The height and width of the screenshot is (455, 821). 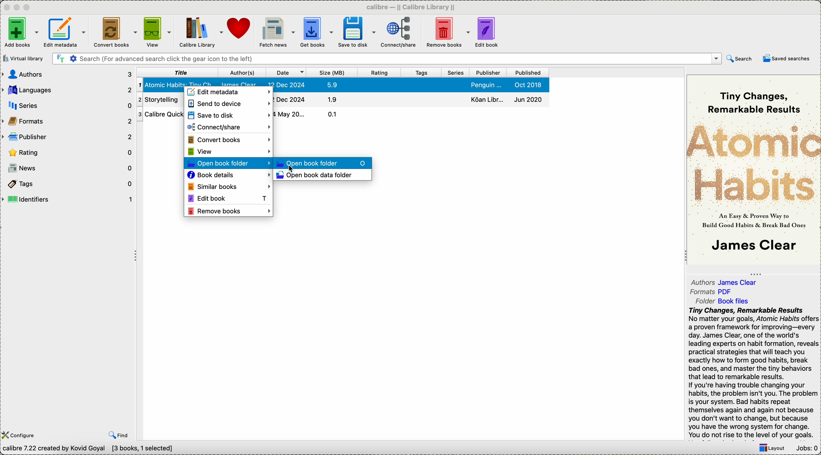 What do you see at coordinates (161, 85) in the screenshot?
I see `click on first book` at bounding box center [161, 85].